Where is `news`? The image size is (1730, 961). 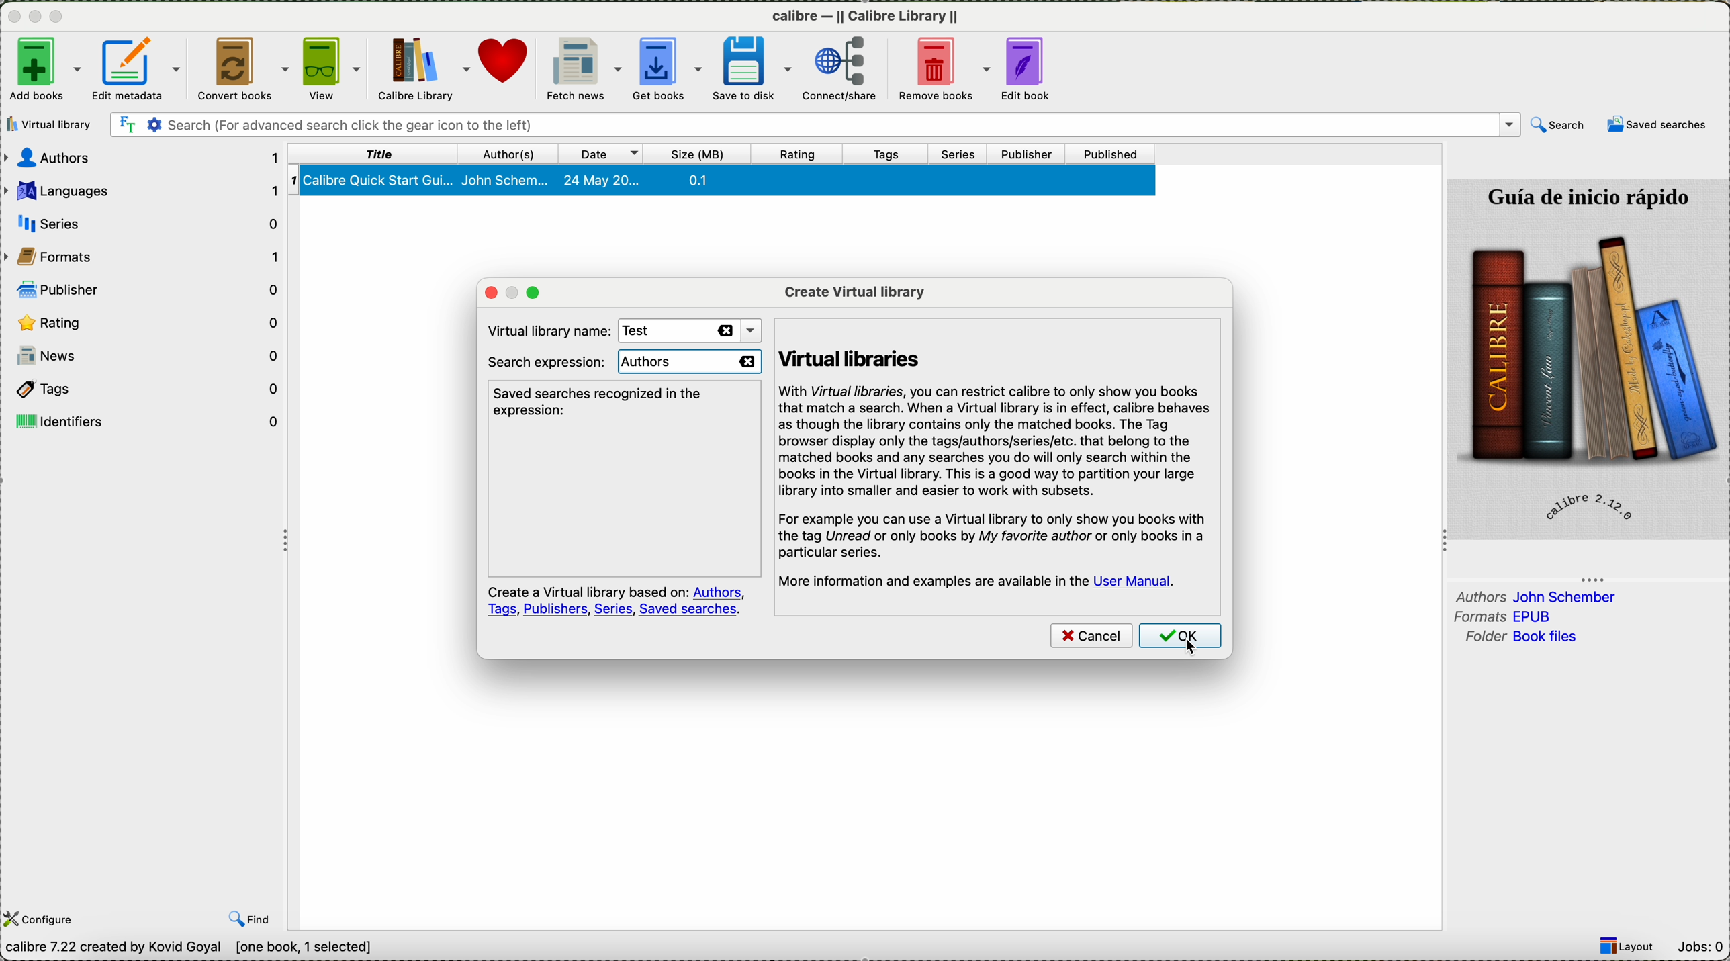
news is located at coordinates (148, 359).